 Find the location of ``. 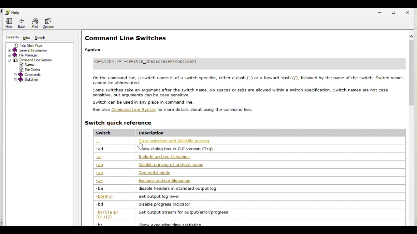

 is located at coordinates (246, 89).